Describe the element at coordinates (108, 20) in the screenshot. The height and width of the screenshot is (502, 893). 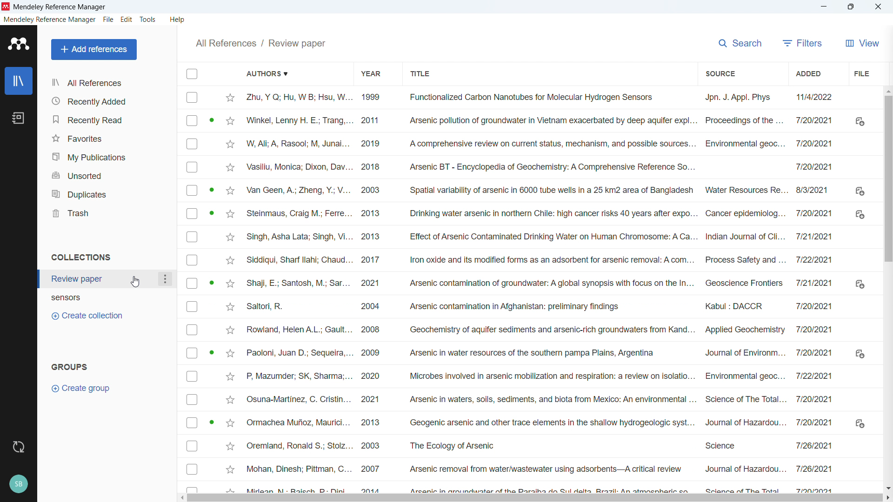
I see `File ` at that location.